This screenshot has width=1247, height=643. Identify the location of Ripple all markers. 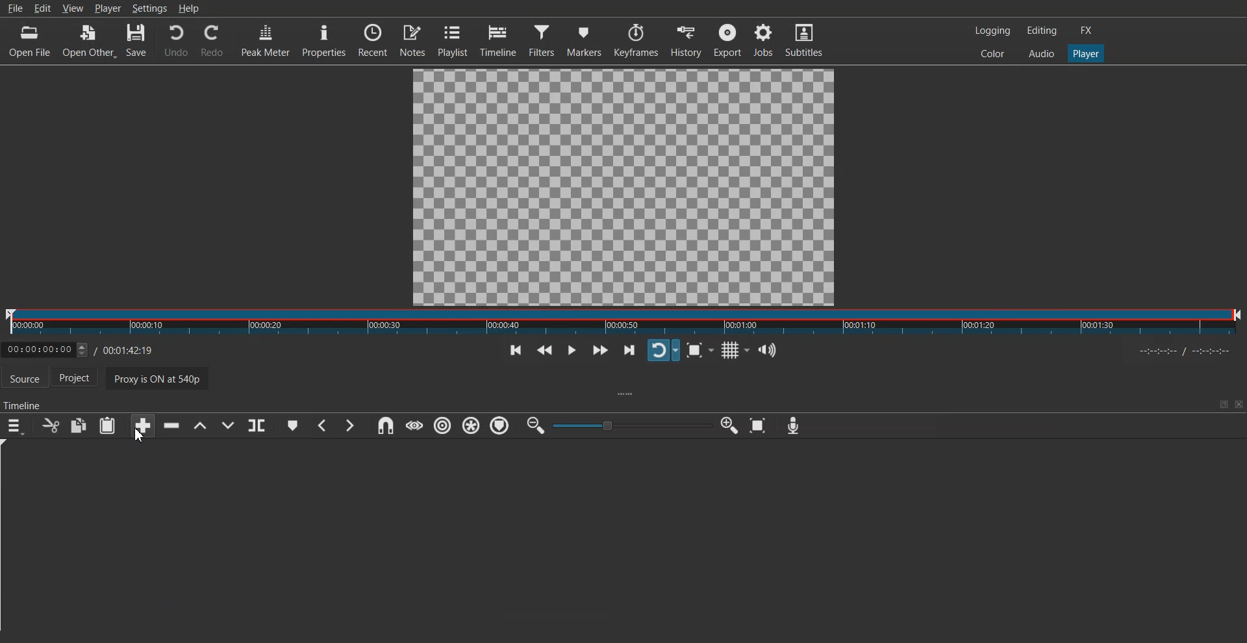
(472, 426).